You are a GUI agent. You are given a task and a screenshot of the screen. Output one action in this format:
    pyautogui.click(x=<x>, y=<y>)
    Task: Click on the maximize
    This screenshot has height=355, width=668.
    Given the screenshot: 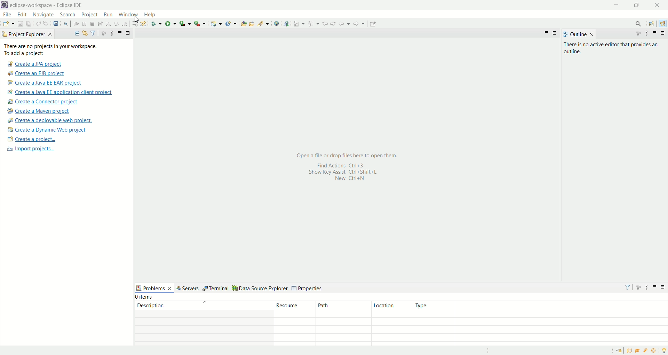 What is the action you would take?
    pyautogui.click(x=637, y=5)
    